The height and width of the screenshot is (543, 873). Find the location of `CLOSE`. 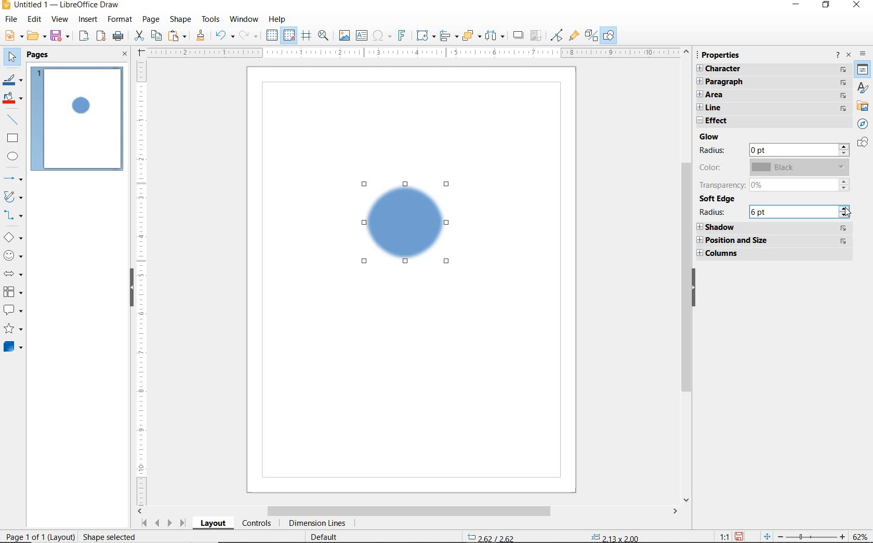

CLOSE is located at coordinates (857, 6).